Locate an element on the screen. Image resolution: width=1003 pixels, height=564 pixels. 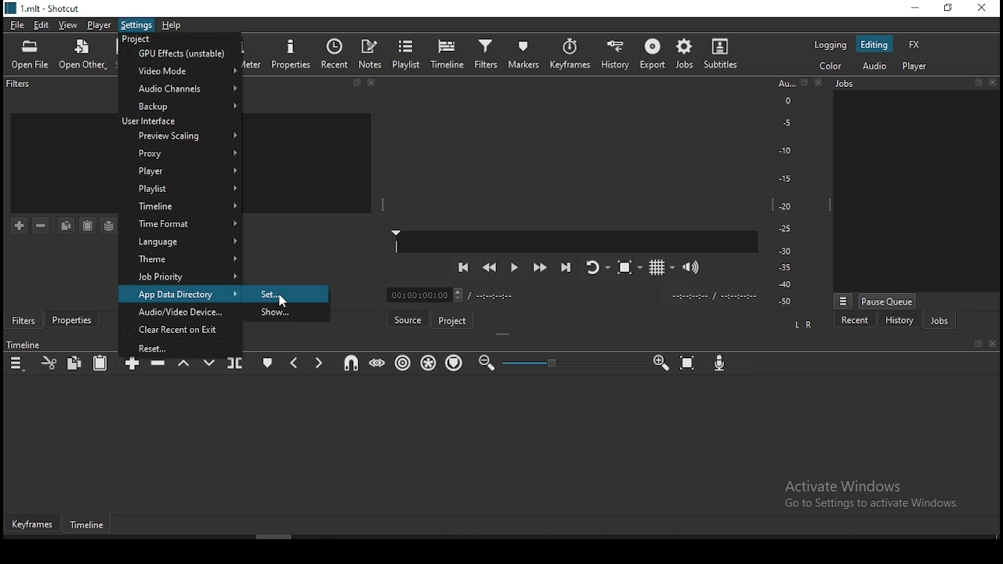
keyframes is located at coordinates (33, 525).